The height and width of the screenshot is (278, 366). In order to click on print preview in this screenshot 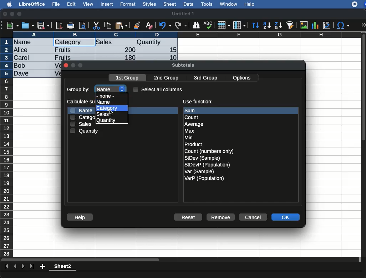, I will do `click(82, 26)`.